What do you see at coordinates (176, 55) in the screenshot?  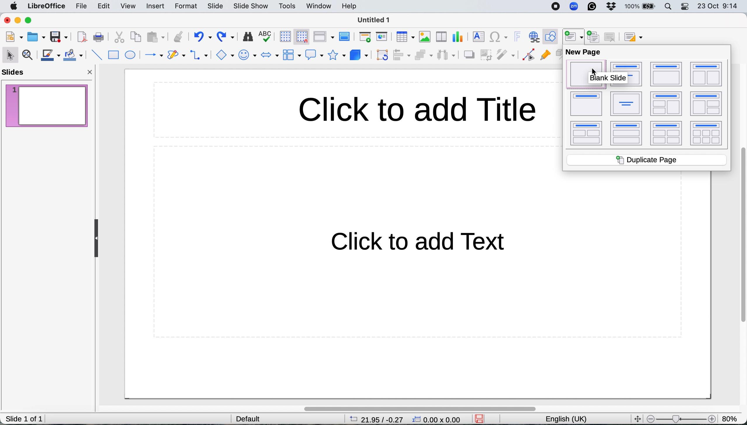 I see `curves and polygons` at bounding box center [176, 55].